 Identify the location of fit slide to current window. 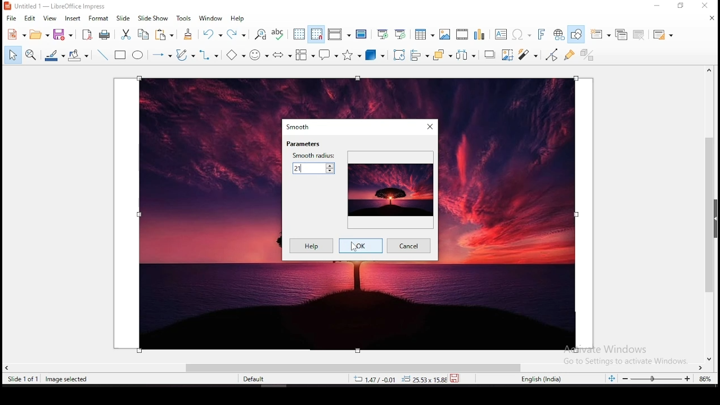
(613, 379).